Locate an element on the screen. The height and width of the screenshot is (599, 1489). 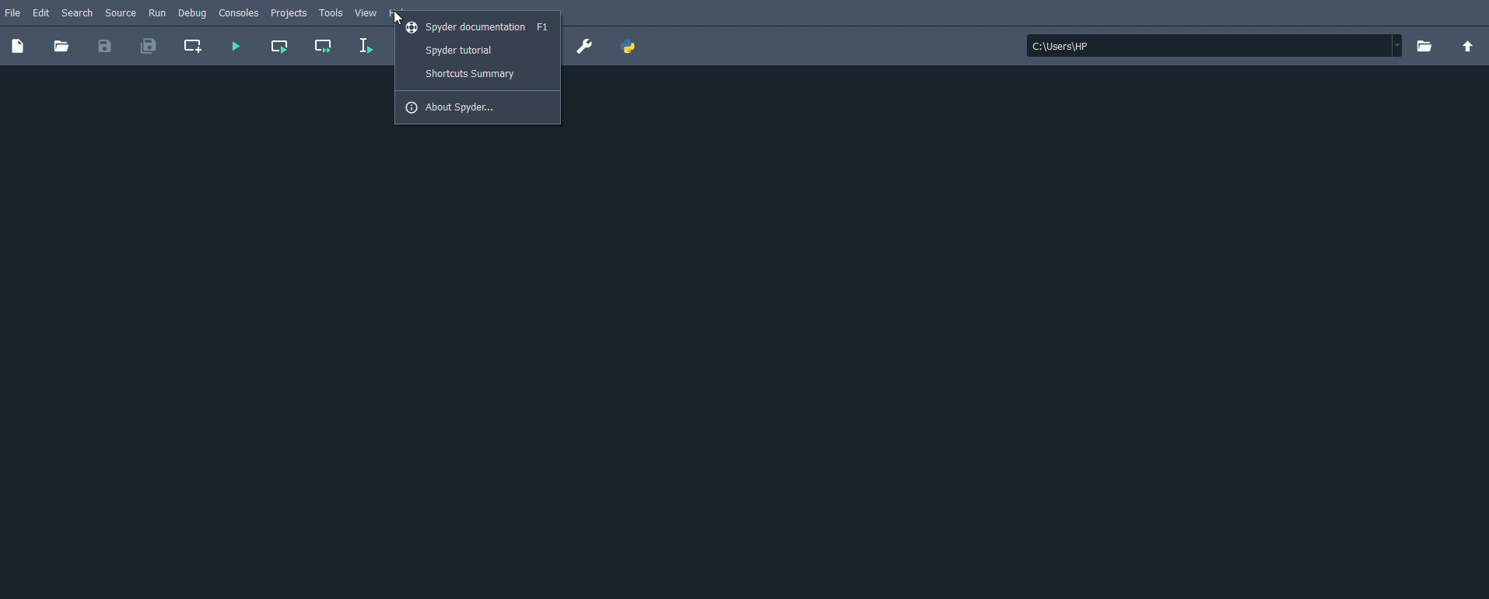
Run selection or current line is located at coordinates (366, 46).